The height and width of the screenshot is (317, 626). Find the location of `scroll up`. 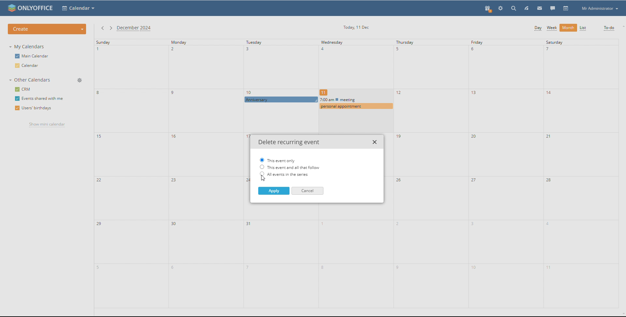

scroll up is located at coordinates (622, 26).